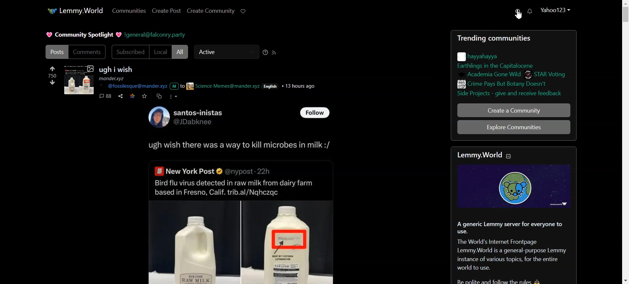 The width and height of the screenshot is (629, 284). What do you see at coordinates (121, 96) in the screenshot?
I see `Share` at bounding box center [121, 96].